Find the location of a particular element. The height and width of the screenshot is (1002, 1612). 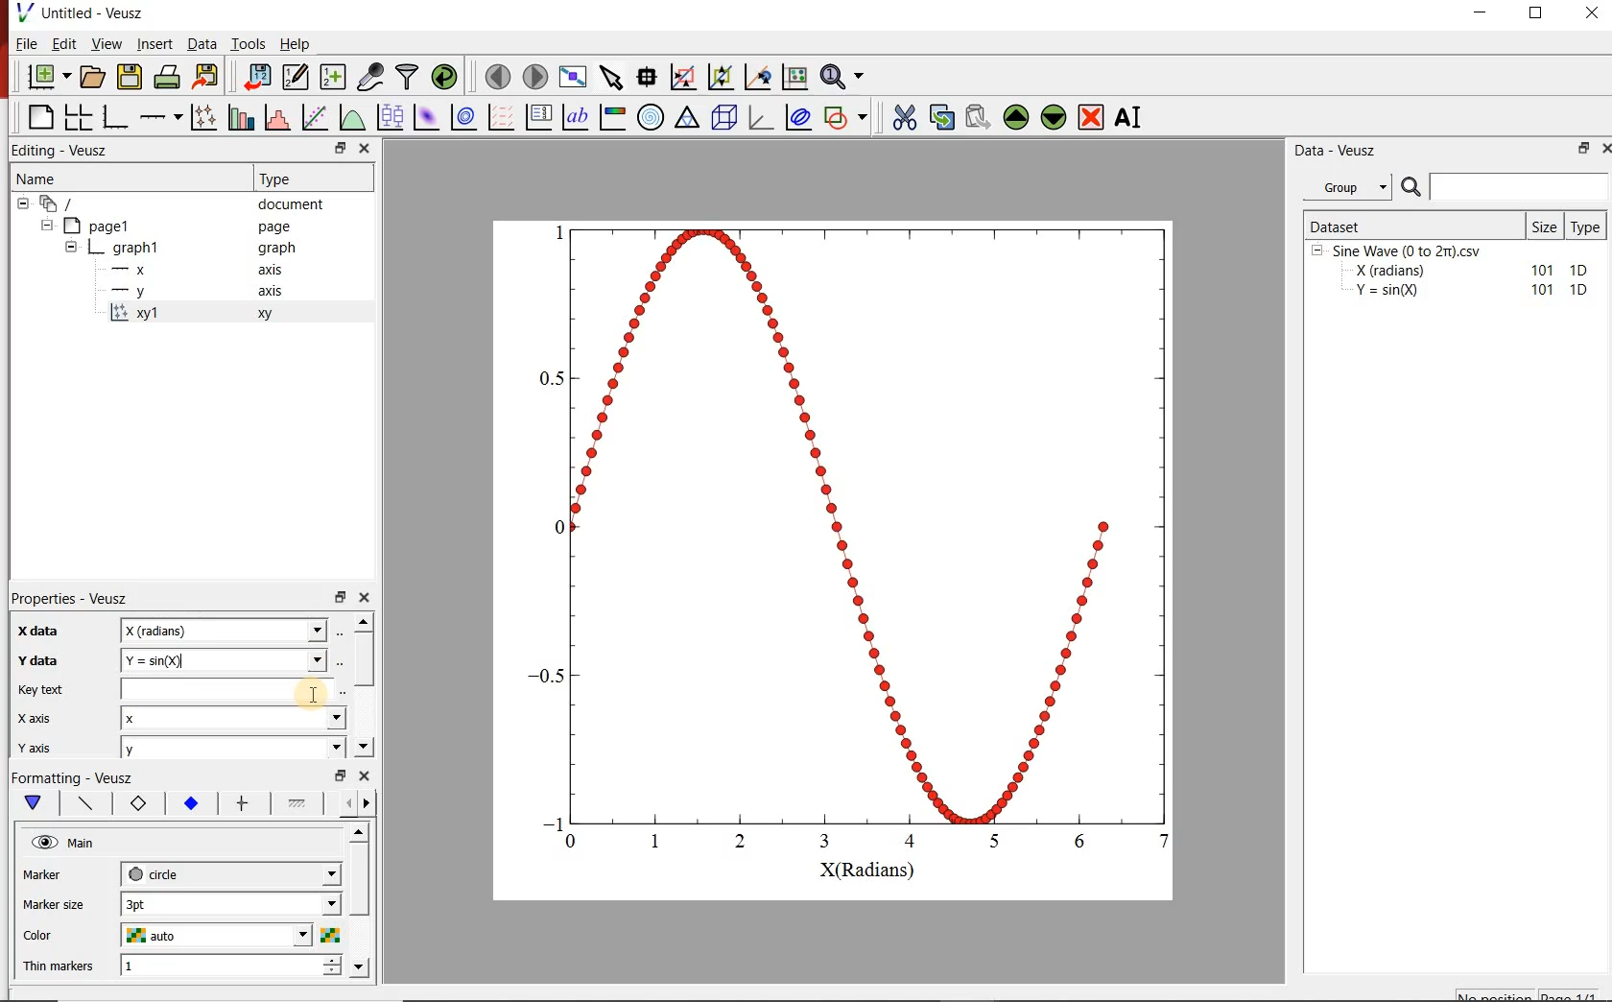

Min is located at coordinates (35, 657).